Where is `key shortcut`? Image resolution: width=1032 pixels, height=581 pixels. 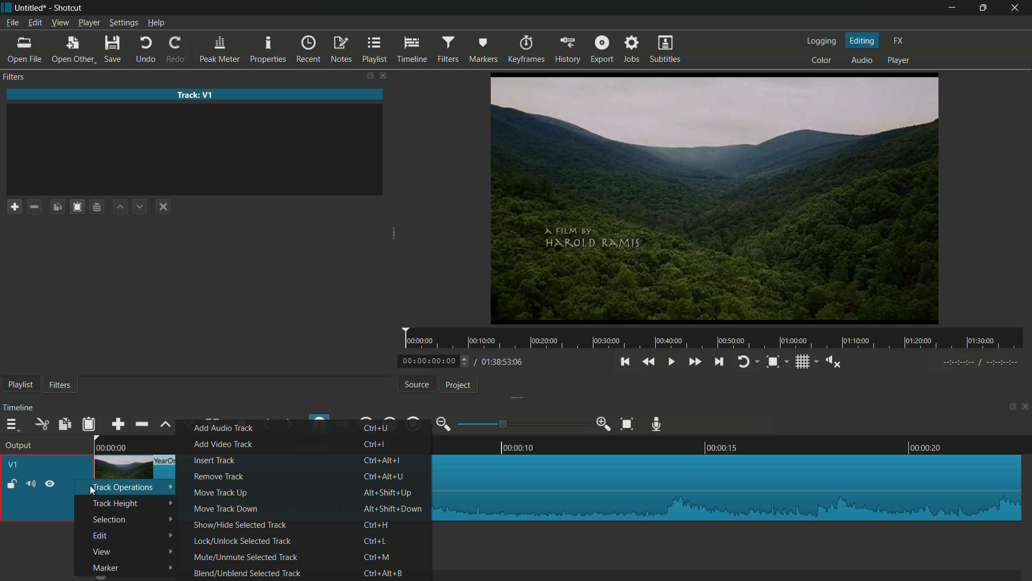 key shortcut is located at coordinates (374, 444).